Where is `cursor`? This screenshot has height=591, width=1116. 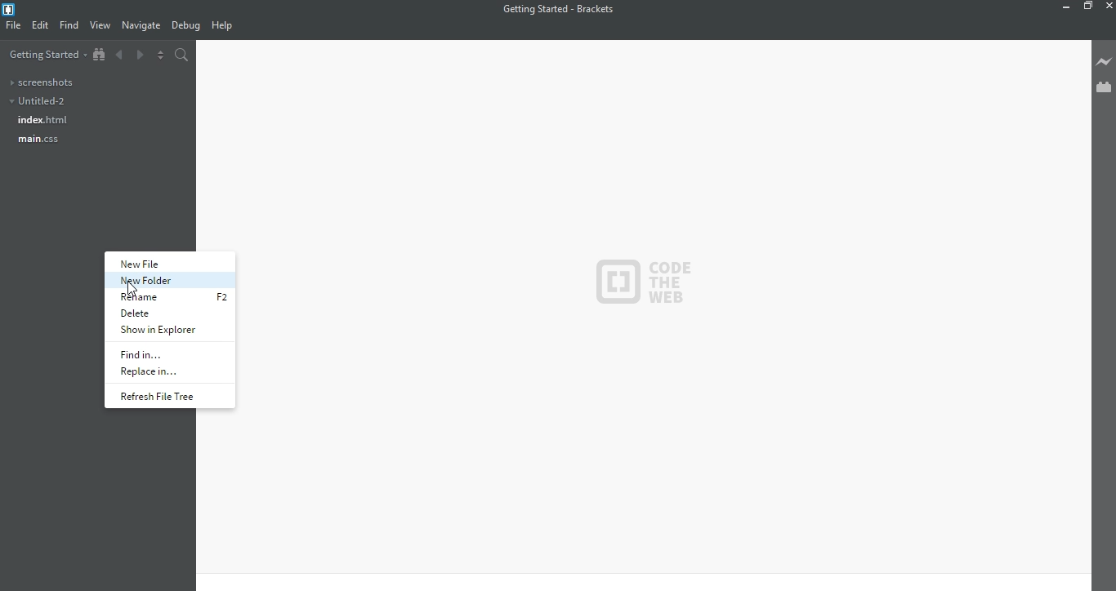 cursor is located at coordinates (222, 300).